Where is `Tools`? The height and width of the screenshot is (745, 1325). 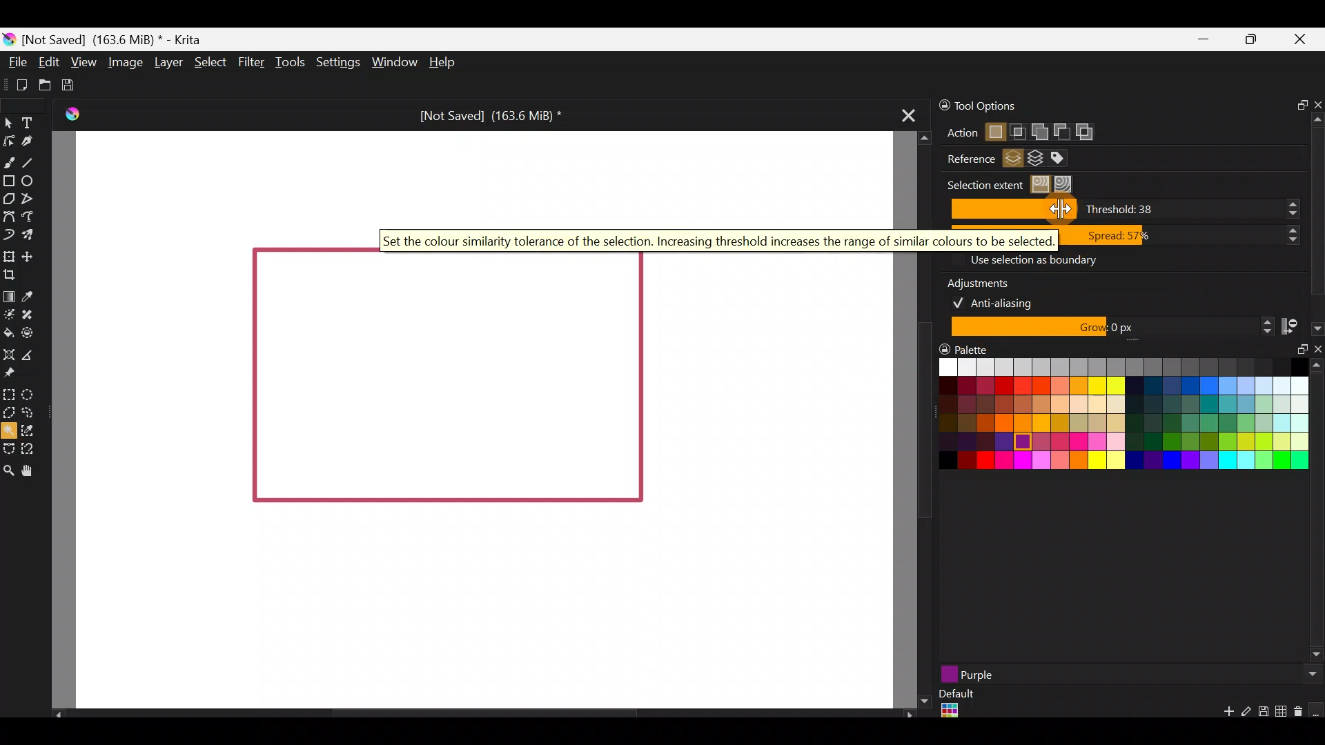
Tools is located at coordinates (287, 64).